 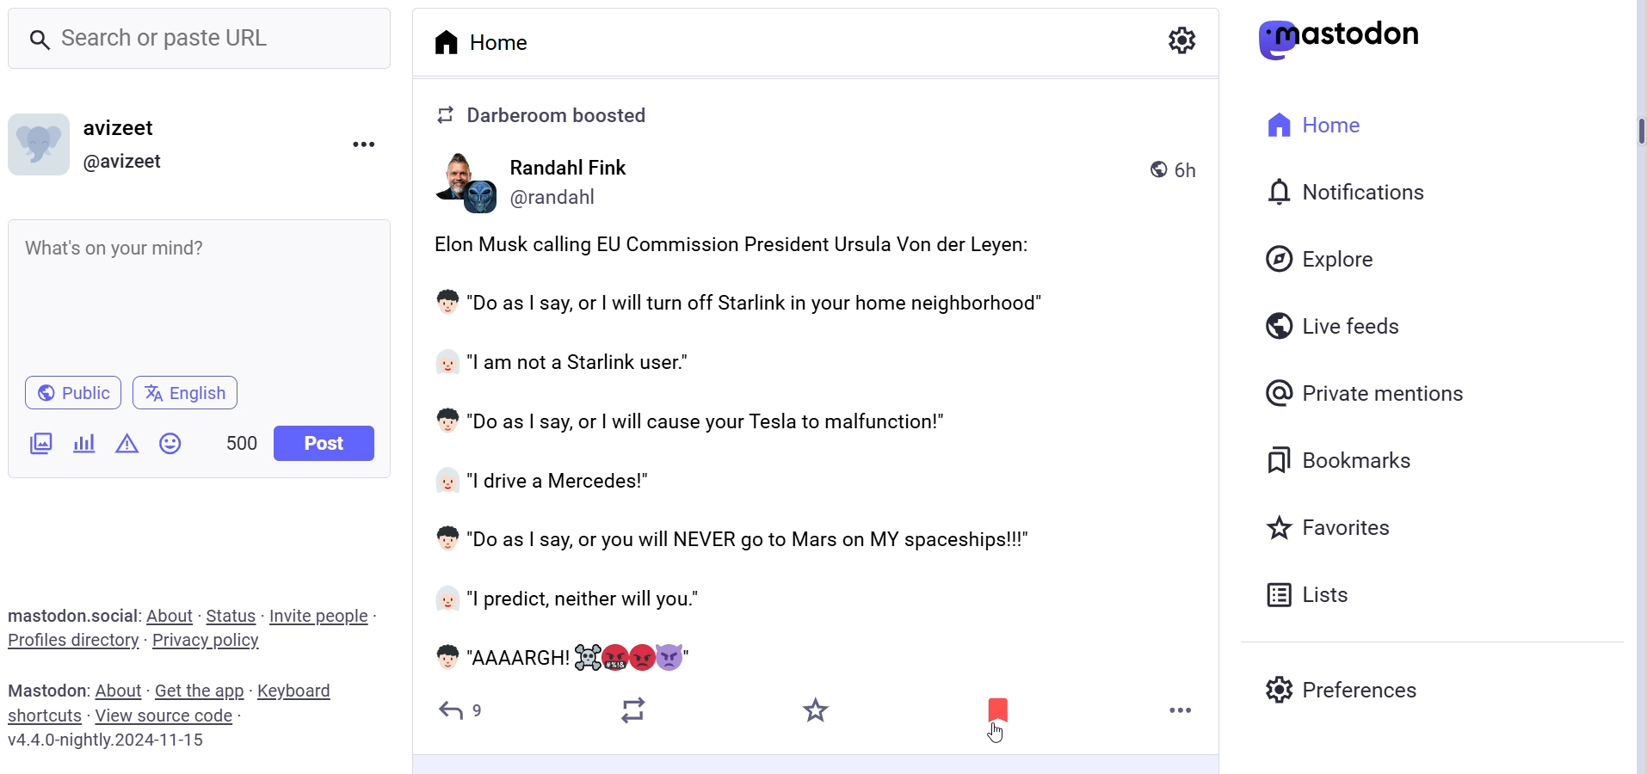 What do you see at coordinates (1323, 529) in the screenshot?
I see `Favorites` at bounding box center [1323, 529].